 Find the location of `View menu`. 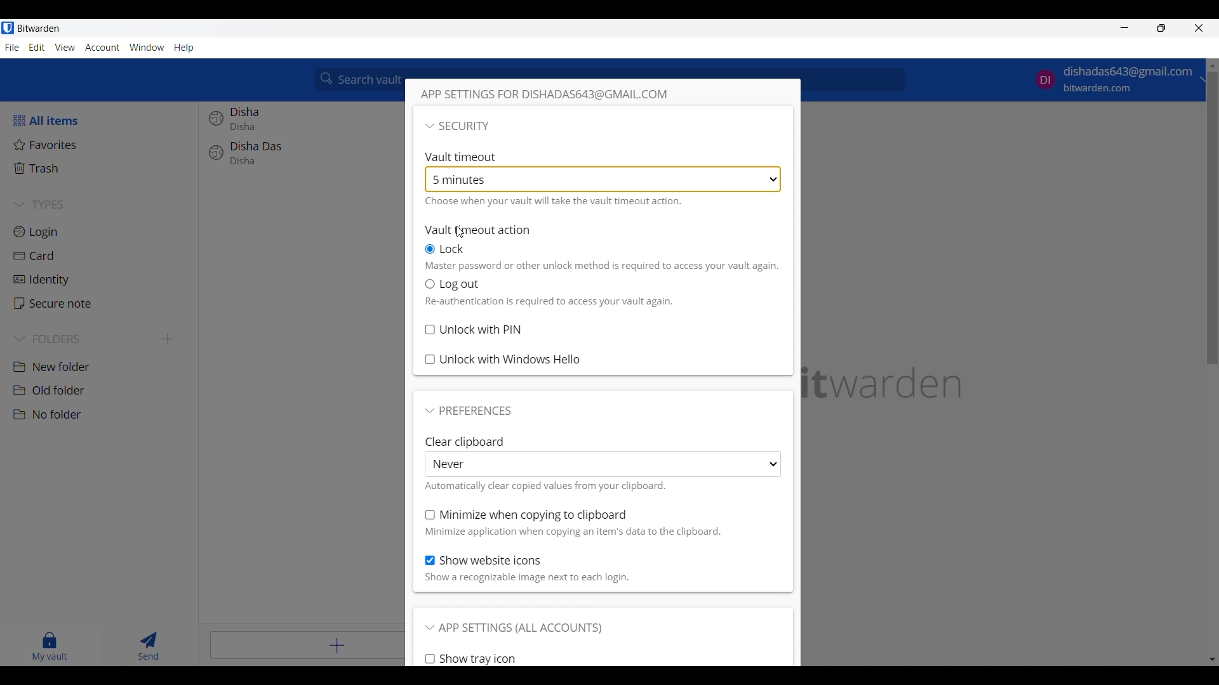

View menu is located at coordinates (65, 48).